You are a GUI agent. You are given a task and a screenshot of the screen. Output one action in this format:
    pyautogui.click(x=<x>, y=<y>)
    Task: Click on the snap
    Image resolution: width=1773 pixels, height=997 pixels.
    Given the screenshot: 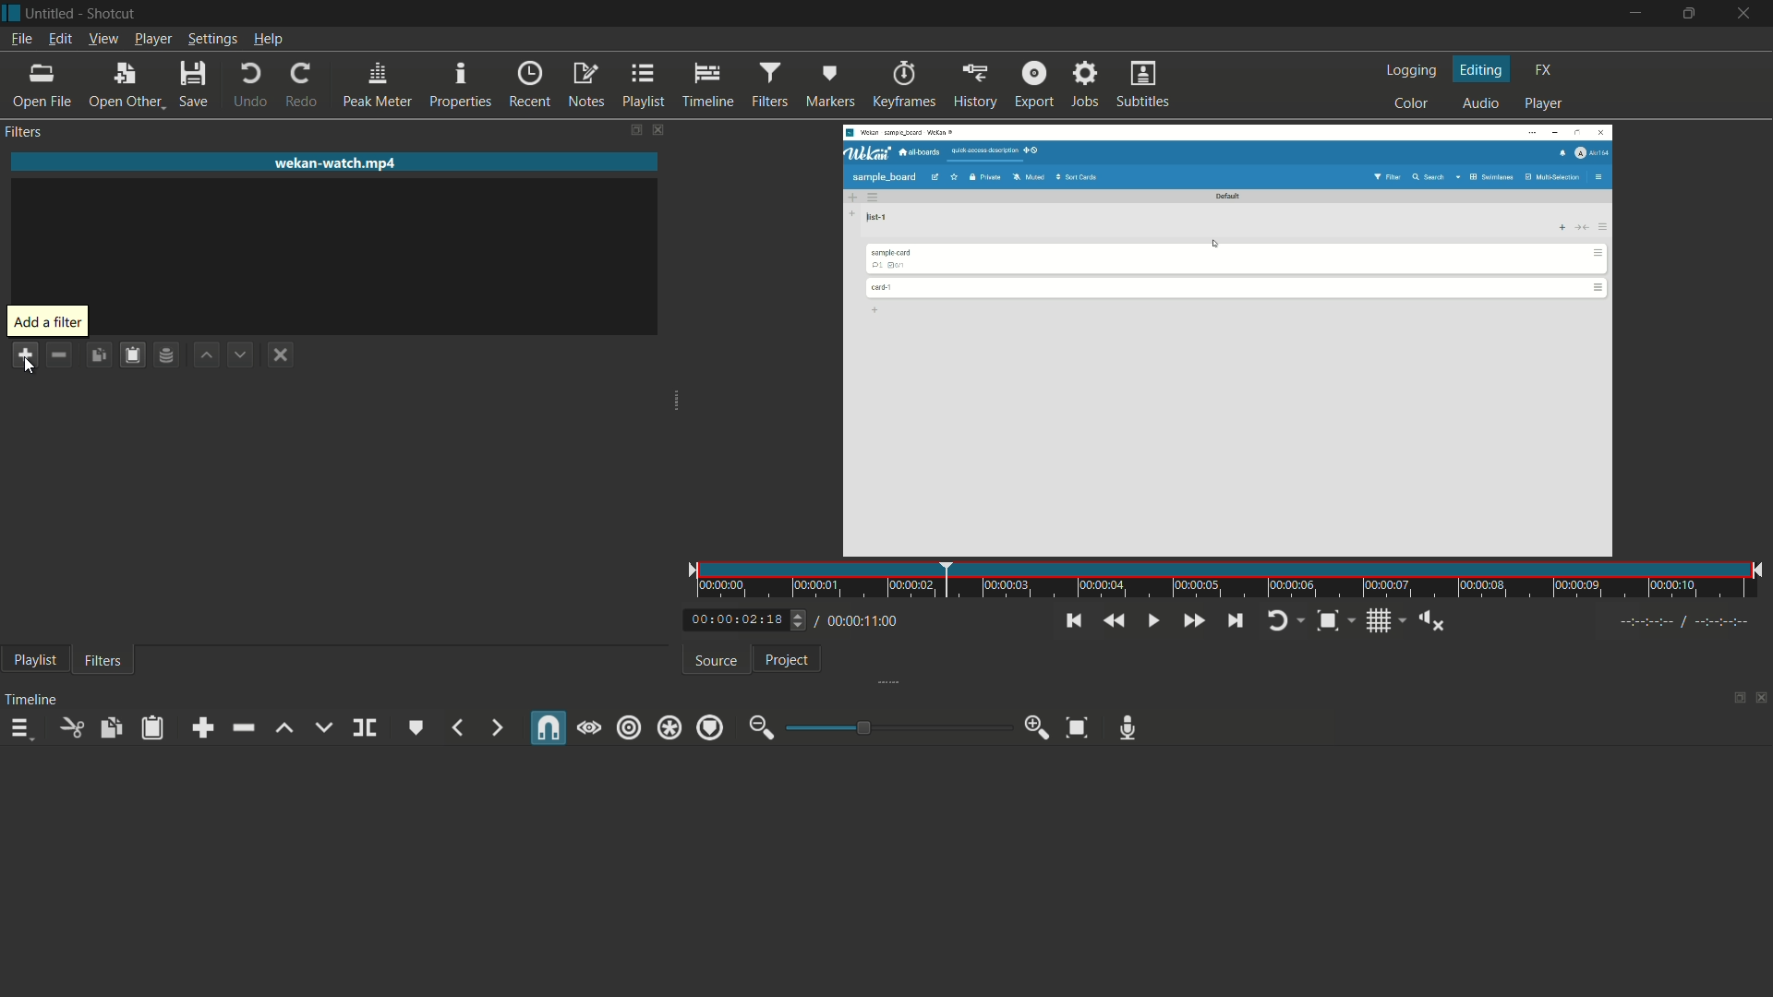 What is the action you would take?
    pyautogui.click(x=550, y=727)
    